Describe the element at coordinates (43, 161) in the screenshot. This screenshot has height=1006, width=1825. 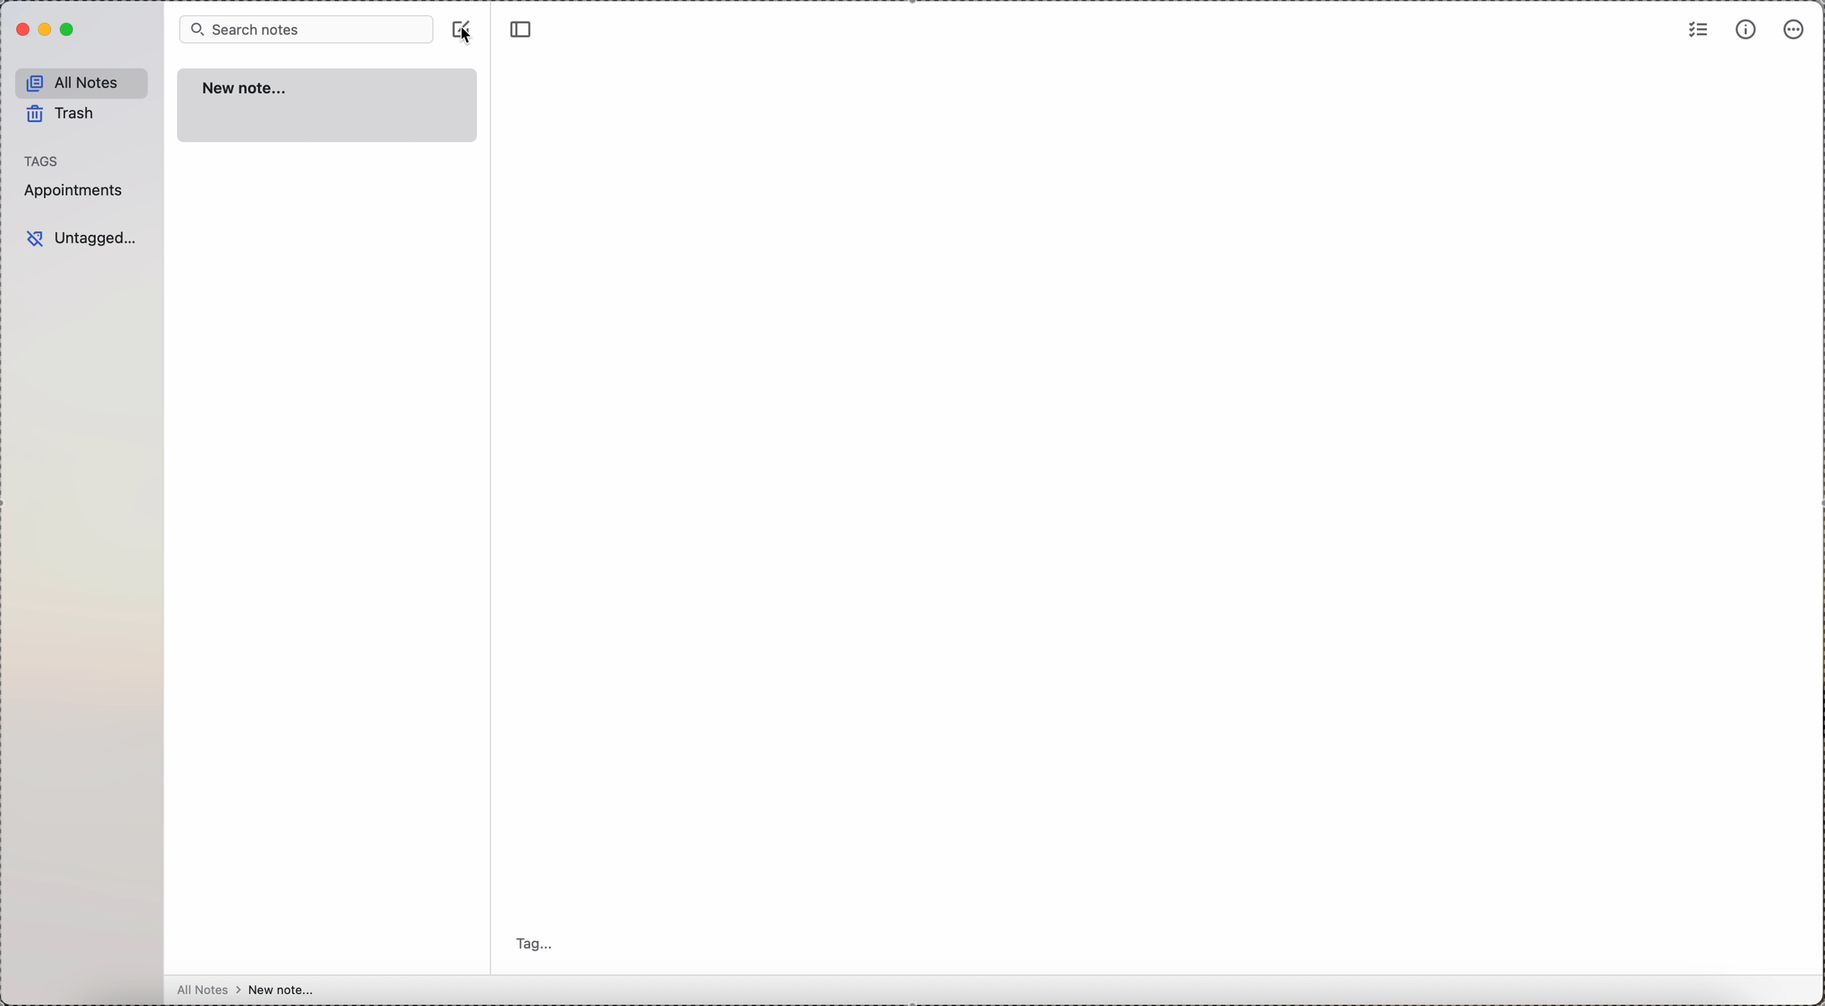
I see `tags` at that location.